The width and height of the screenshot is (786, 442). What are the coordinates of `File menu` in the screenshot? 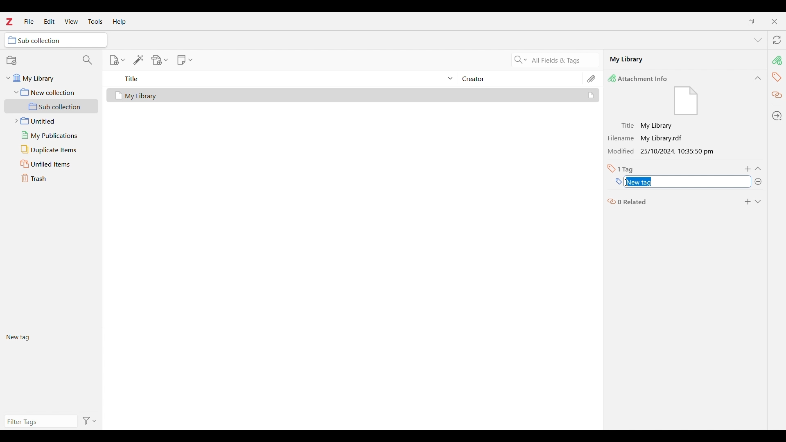 It's located at (29, 21).